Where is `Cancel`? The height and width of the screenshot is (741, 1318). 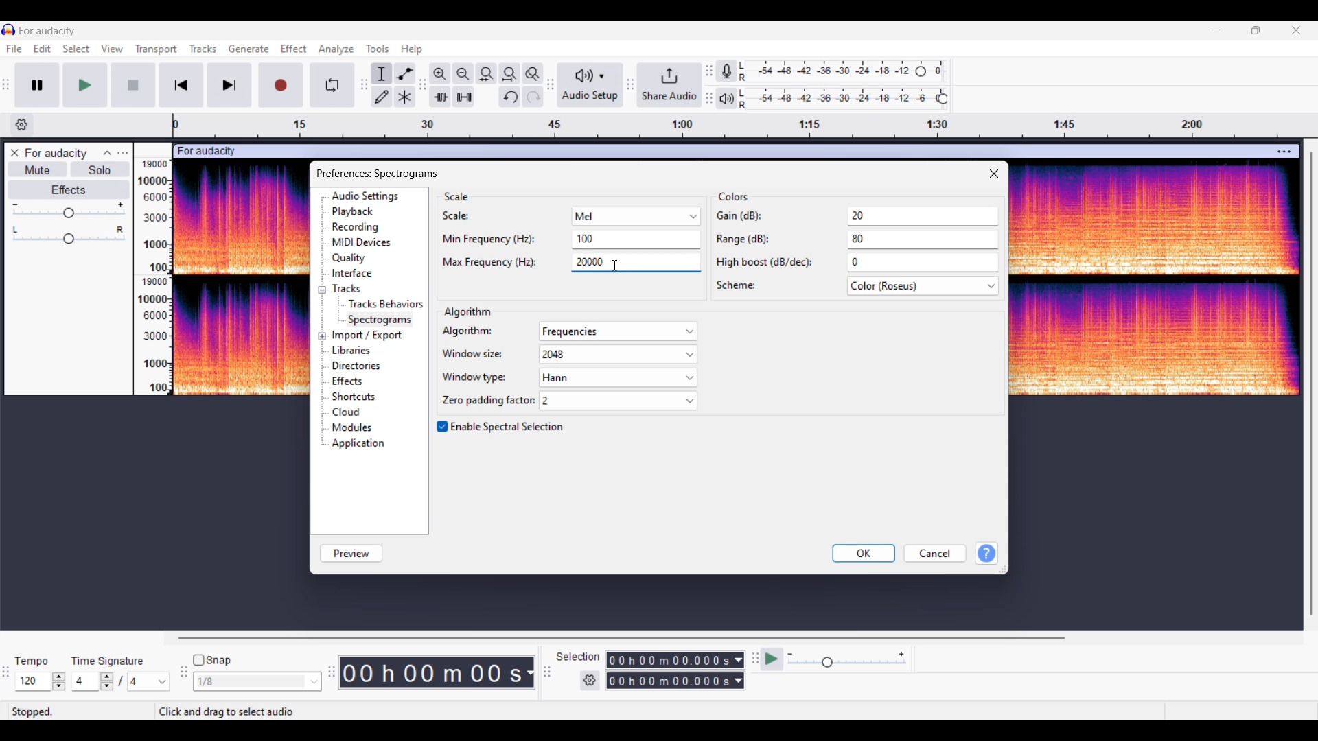 Cancel is located at coordinates (936, 553).